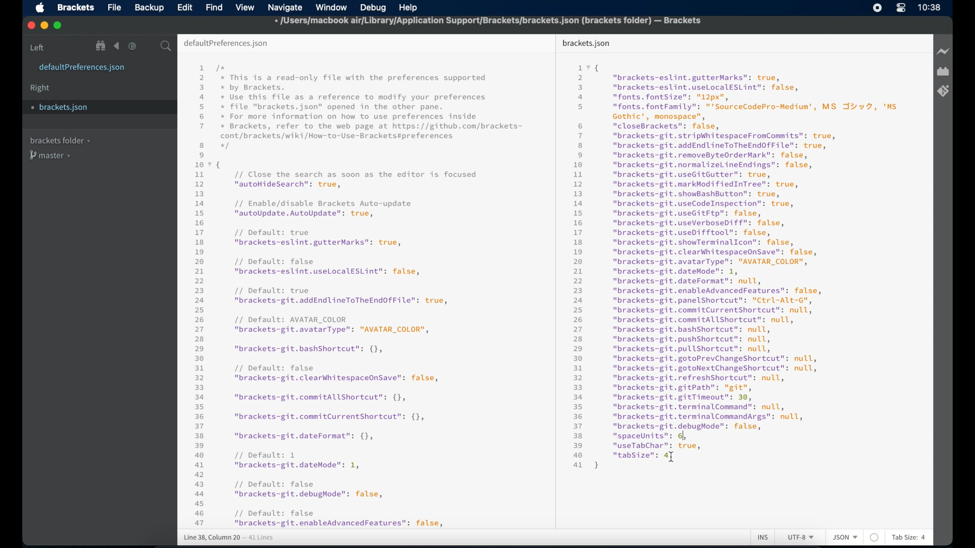 The height and width of the screenshot is (548, 975). Describe the element at coordinates (76, 8) in the screenshot. I see `brackets` at that location.